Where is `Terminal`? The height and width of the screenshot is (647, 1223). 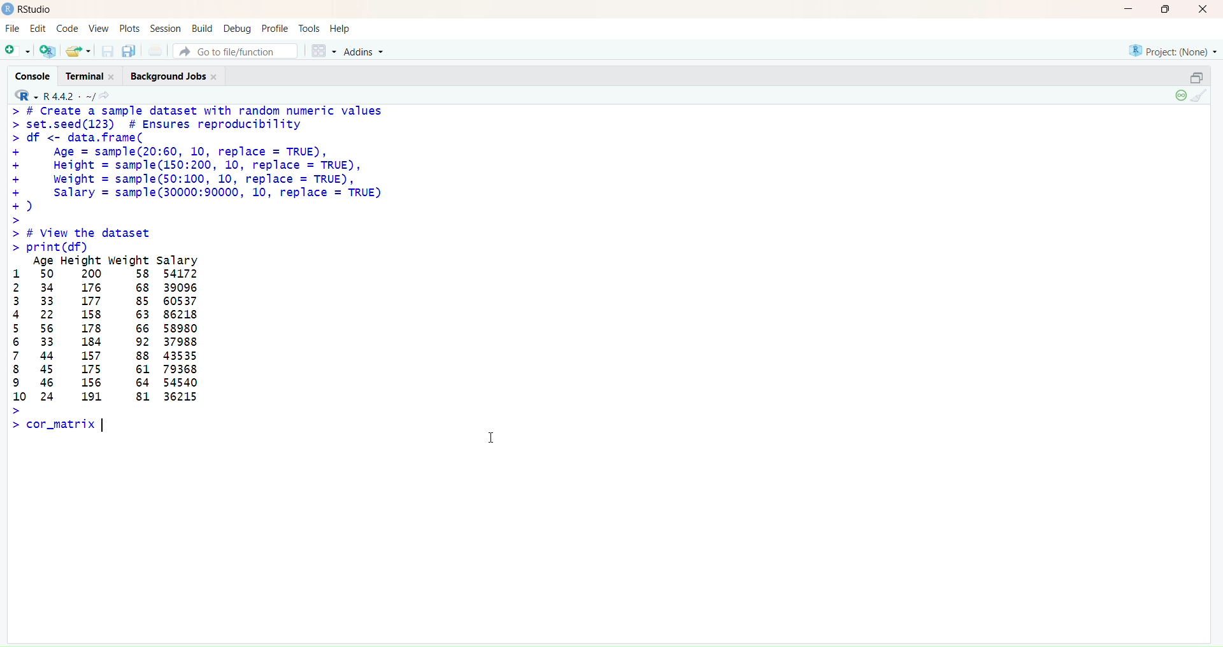
Terminal is located at coordinates (94, 76).